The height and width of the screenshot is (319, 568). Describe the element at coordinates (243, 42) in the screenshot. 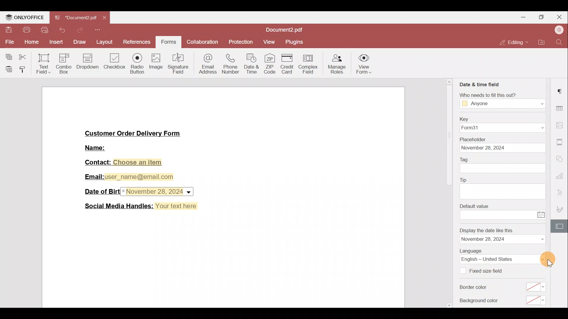

I see `Protection` at that location.